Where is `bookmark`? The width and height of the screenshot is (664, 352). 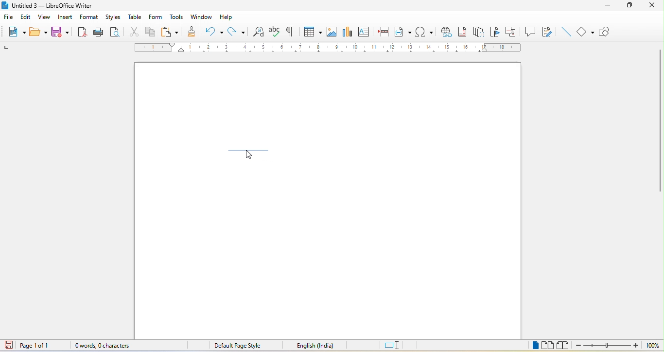 bookmark is located at coordinates (493, 30).